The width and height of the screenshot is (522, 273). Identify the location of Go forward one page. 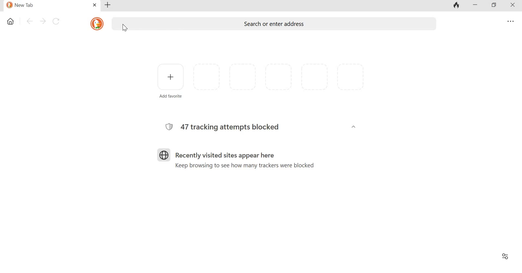
(42, 22).